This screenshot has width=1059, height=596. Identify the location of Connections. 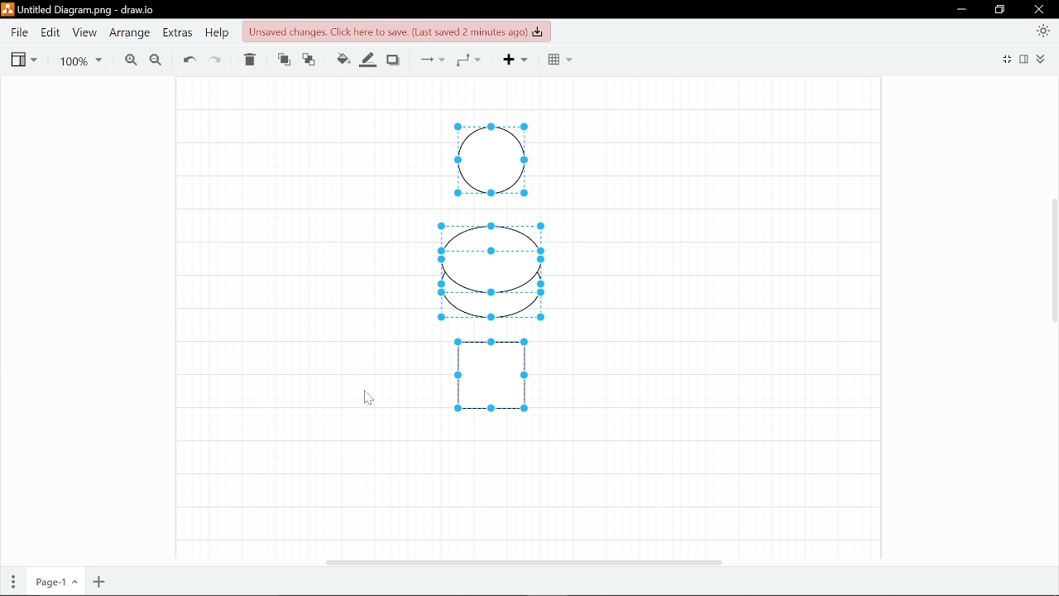
(429, 59).